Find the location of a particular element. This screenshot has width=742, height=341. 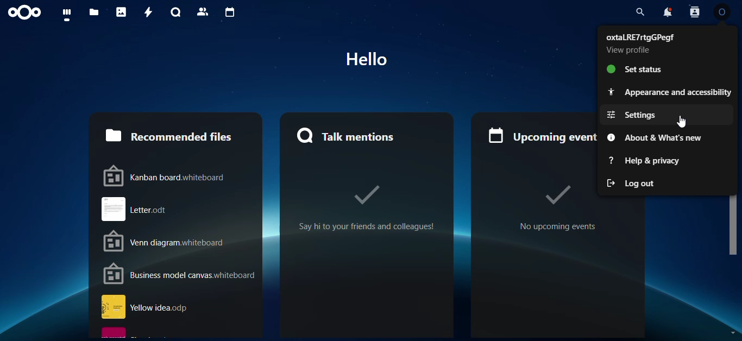

Yellow idea.odp is located at coordinates (179, 307).